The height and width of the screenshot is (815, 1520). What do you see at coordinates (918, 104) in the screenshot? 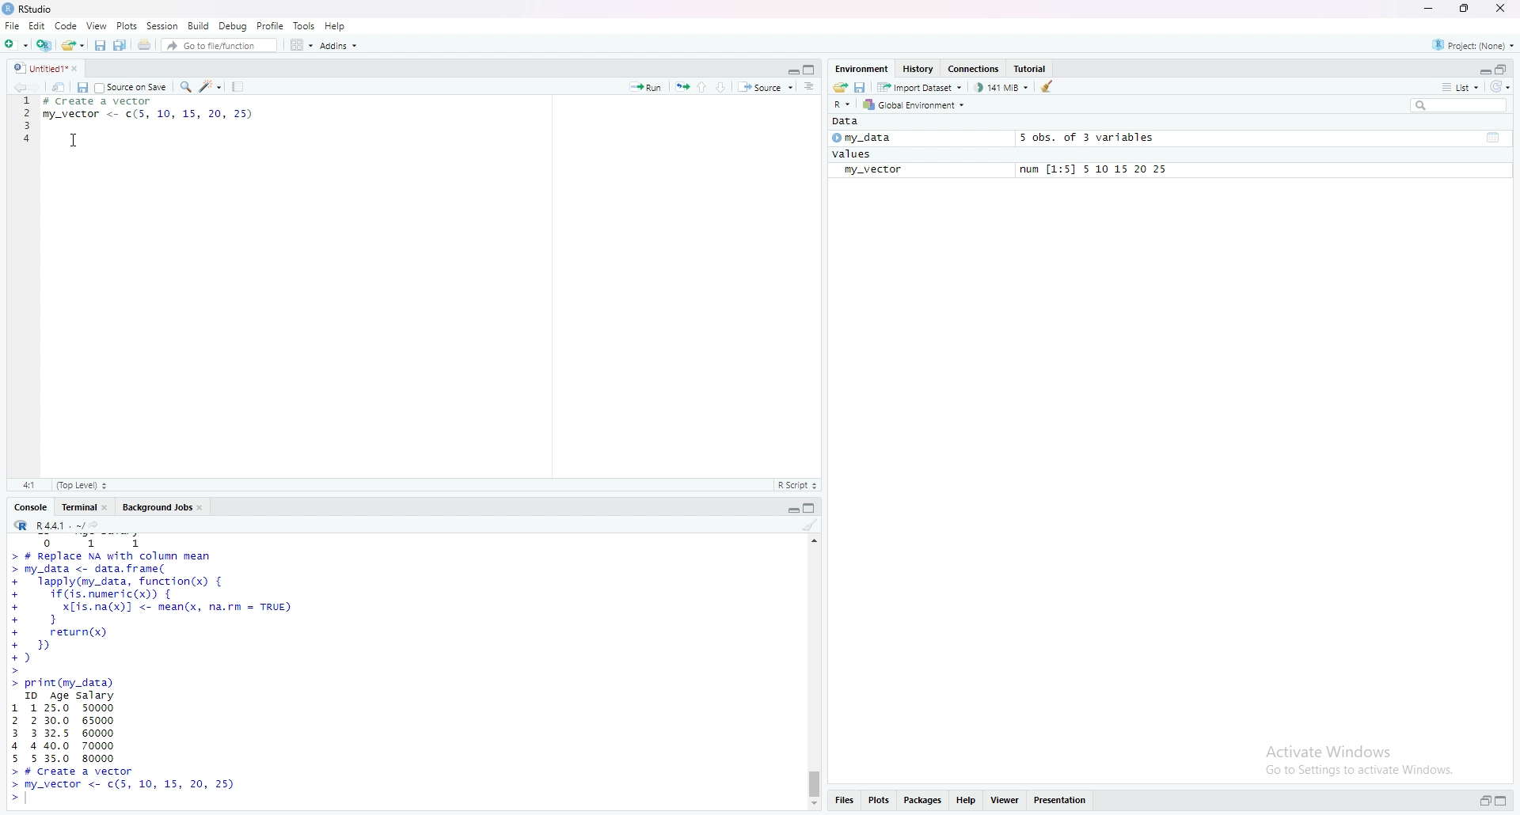
I see `Global Environment ` at bounding box center [918, 104].